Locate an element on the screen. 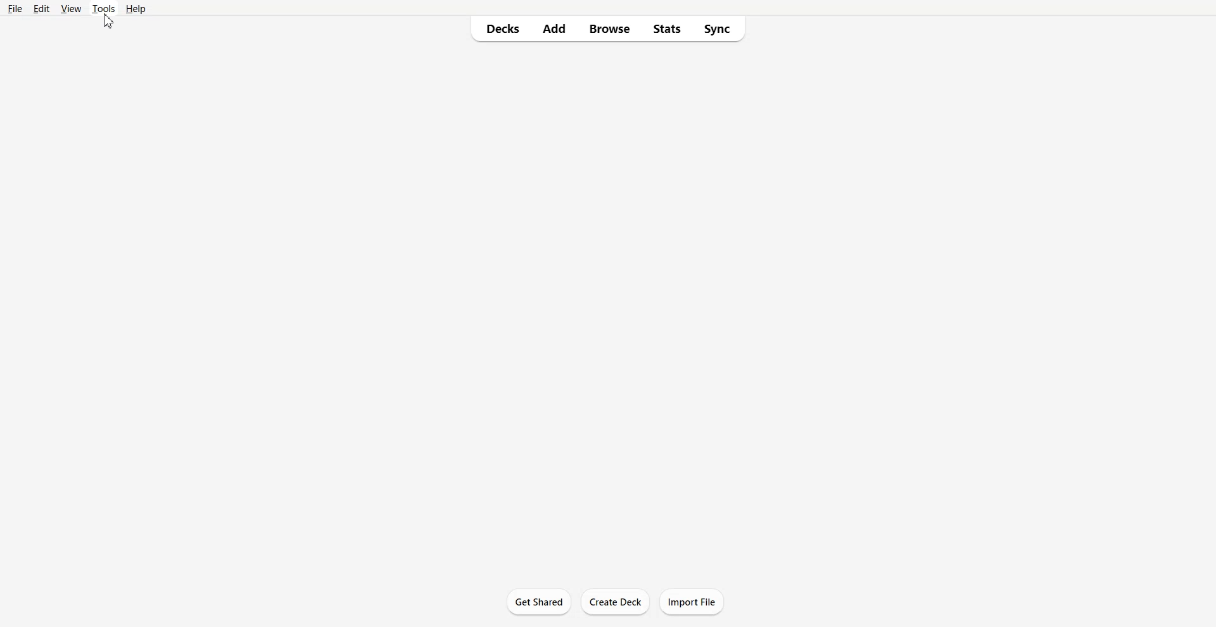 Image resolution: width=1216 pixels, height=627 pixels. Import File is located at coordinates (692, 602).